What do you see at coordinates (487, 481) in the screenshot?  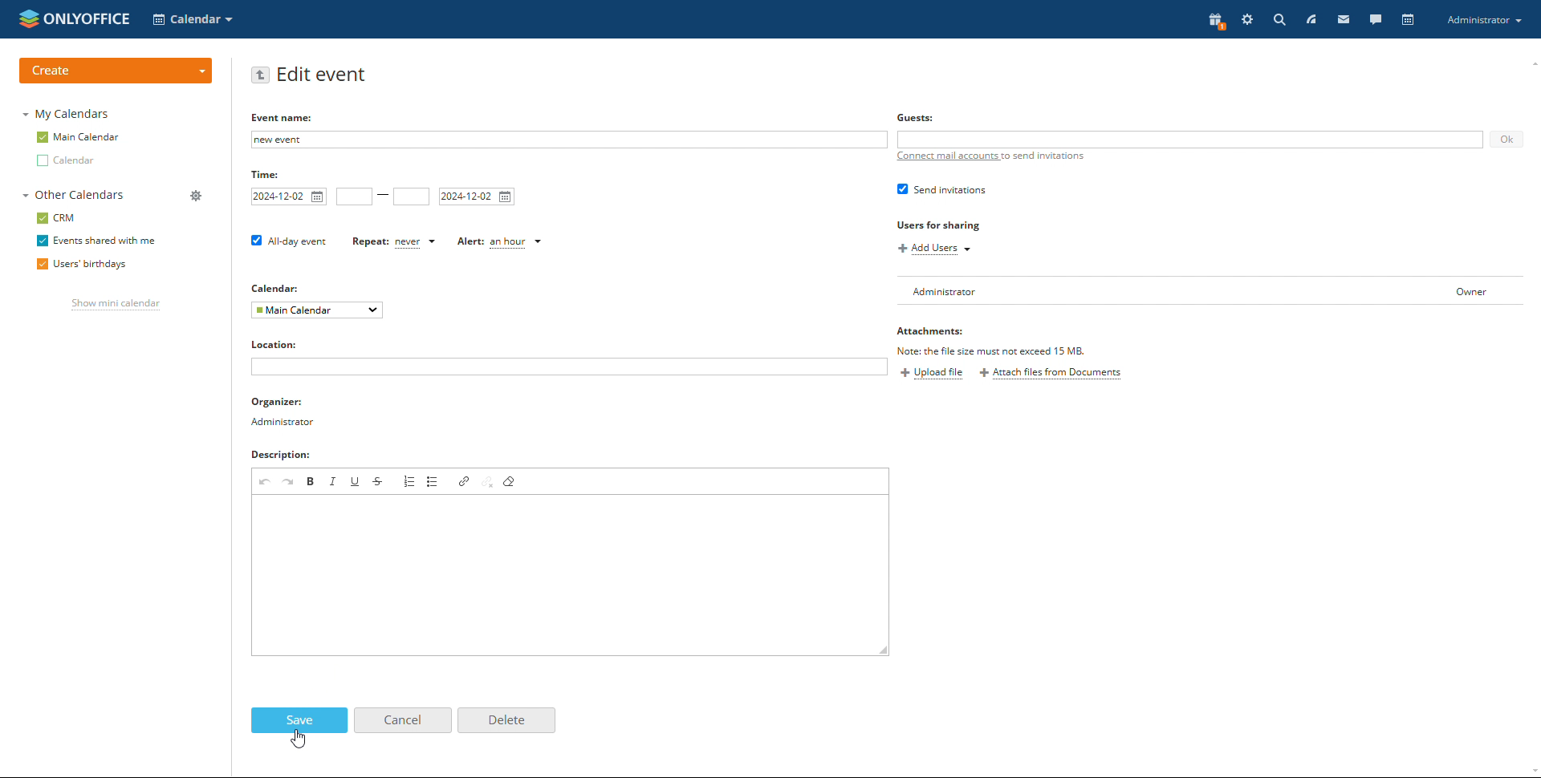 I see `unlink` at bounding box center [487, 481].